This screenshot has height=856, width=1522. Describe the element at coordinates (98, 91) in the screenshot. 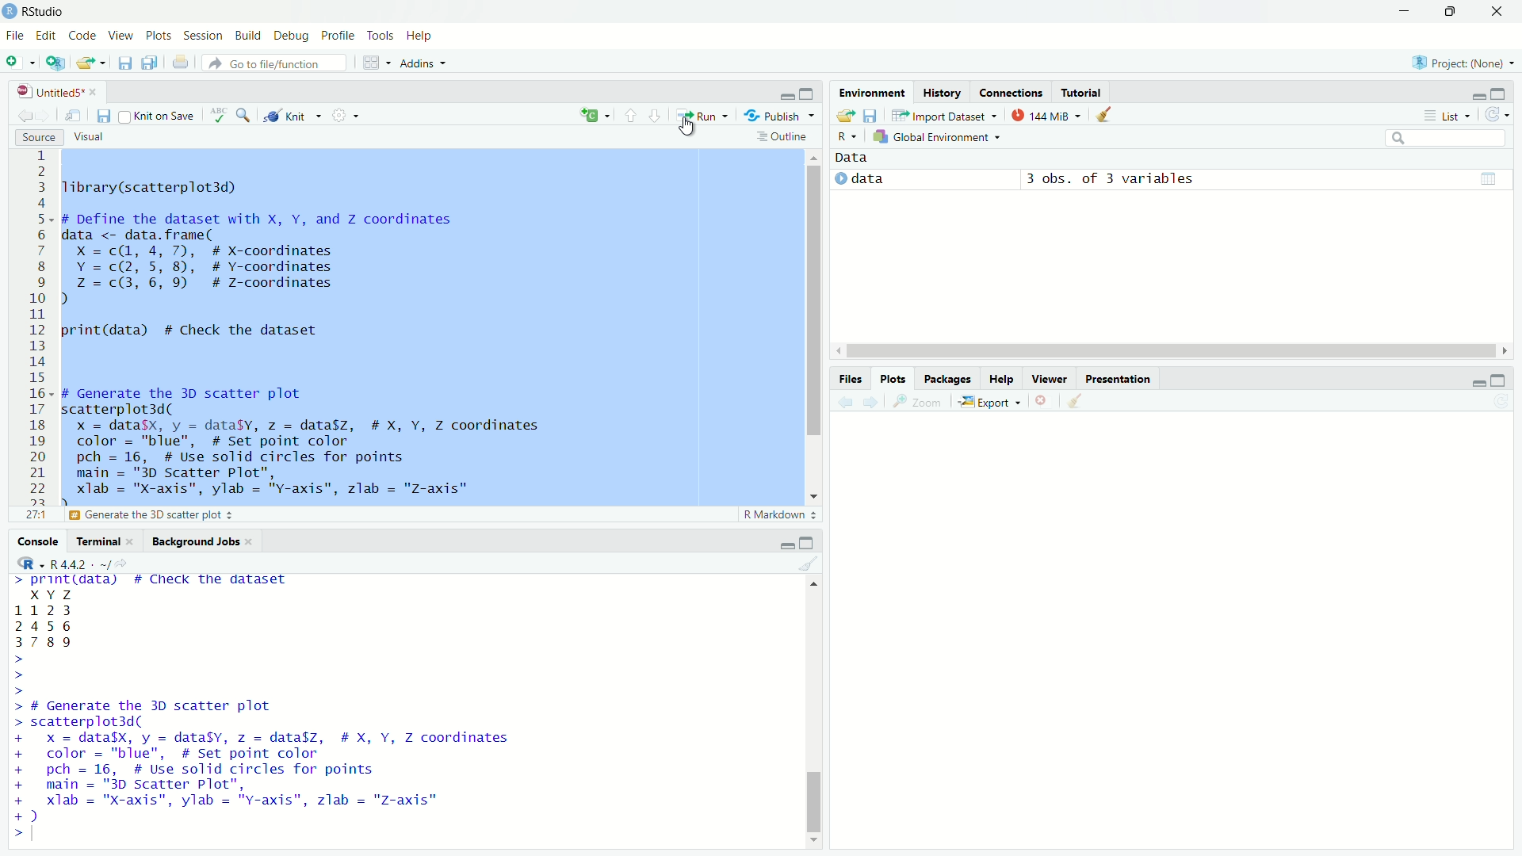

I see `close` at that location.